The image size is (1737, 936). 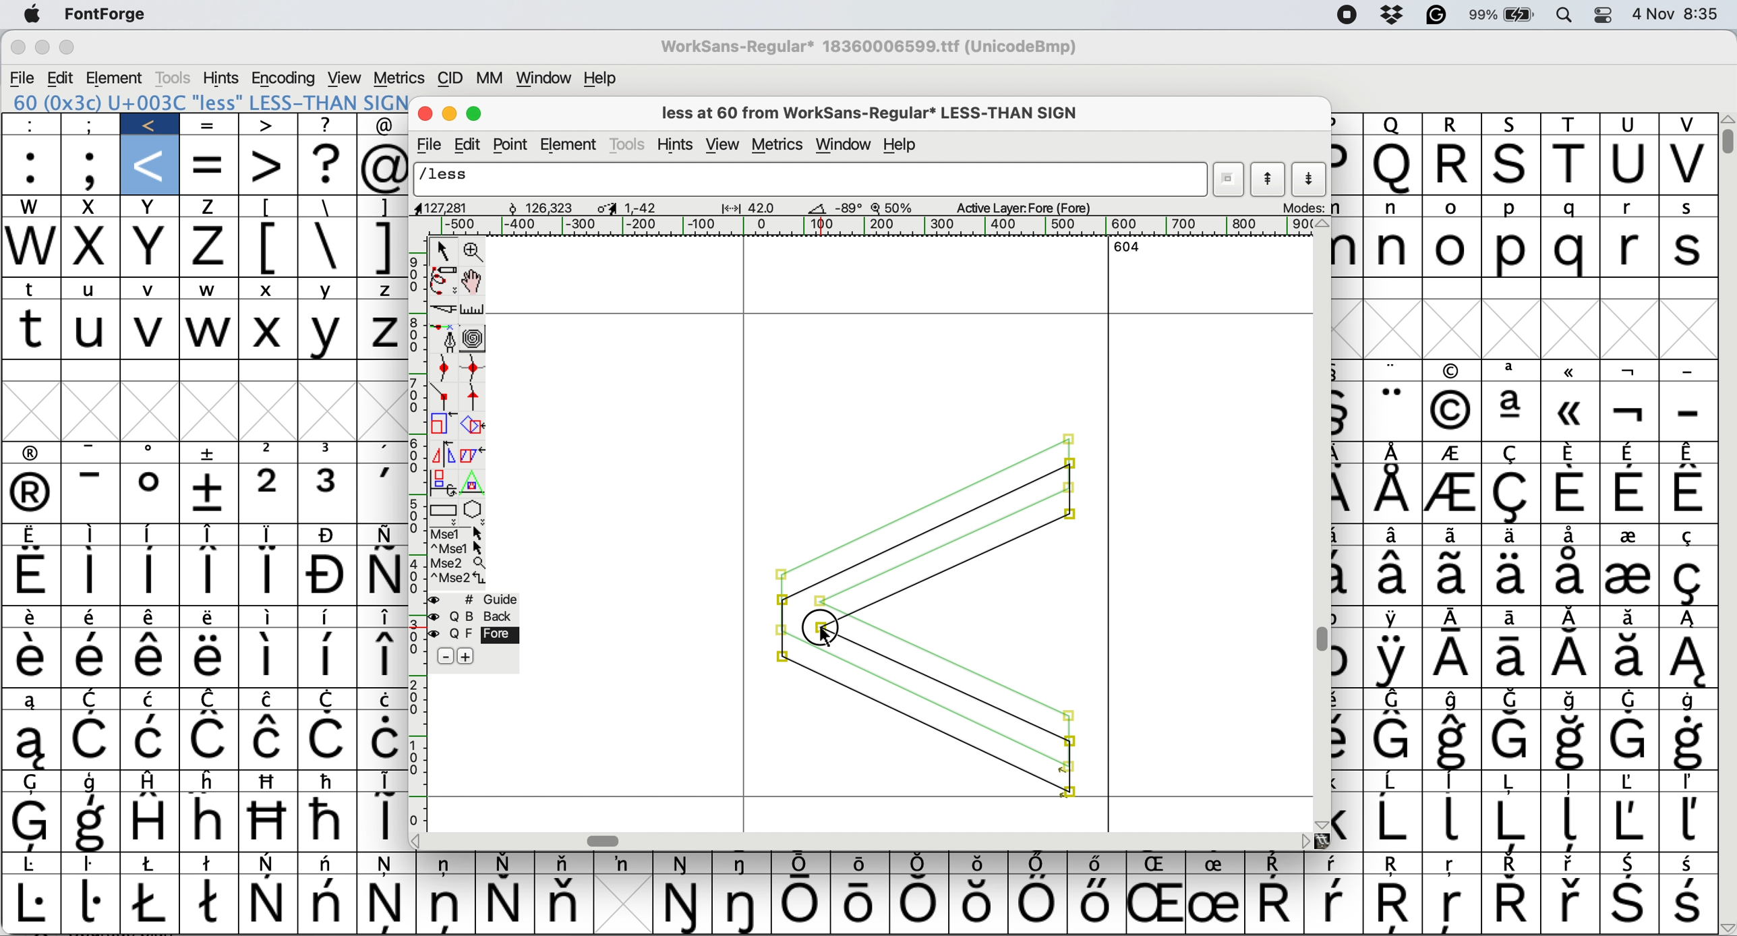 What do you see at coordinates (152, 165) in the screenshot?
I see `<` at bounding box center [152, 165].